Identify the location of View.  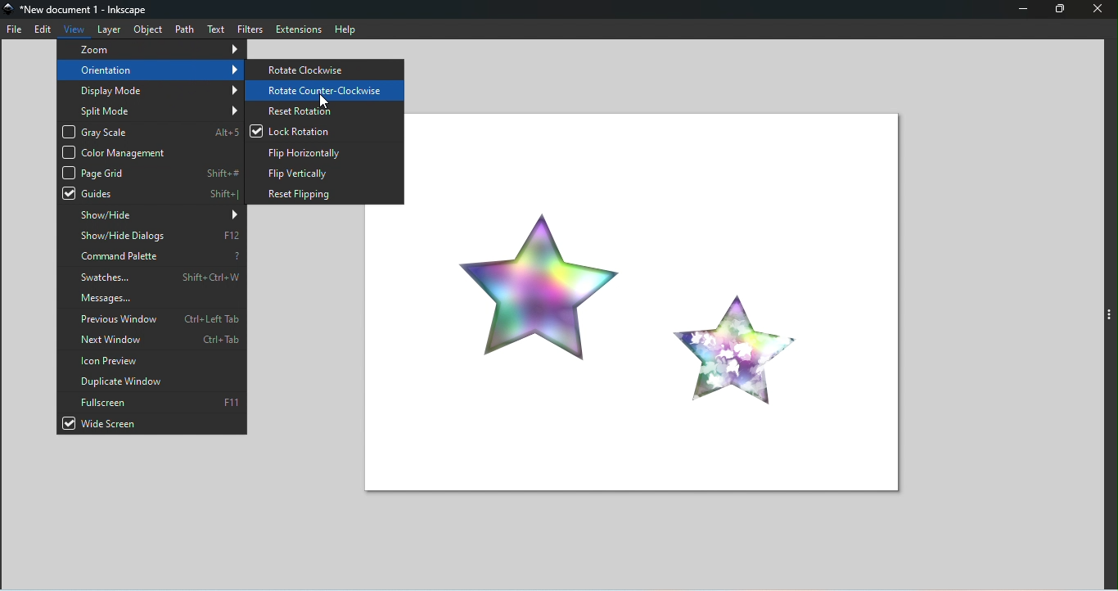
(74, 29).